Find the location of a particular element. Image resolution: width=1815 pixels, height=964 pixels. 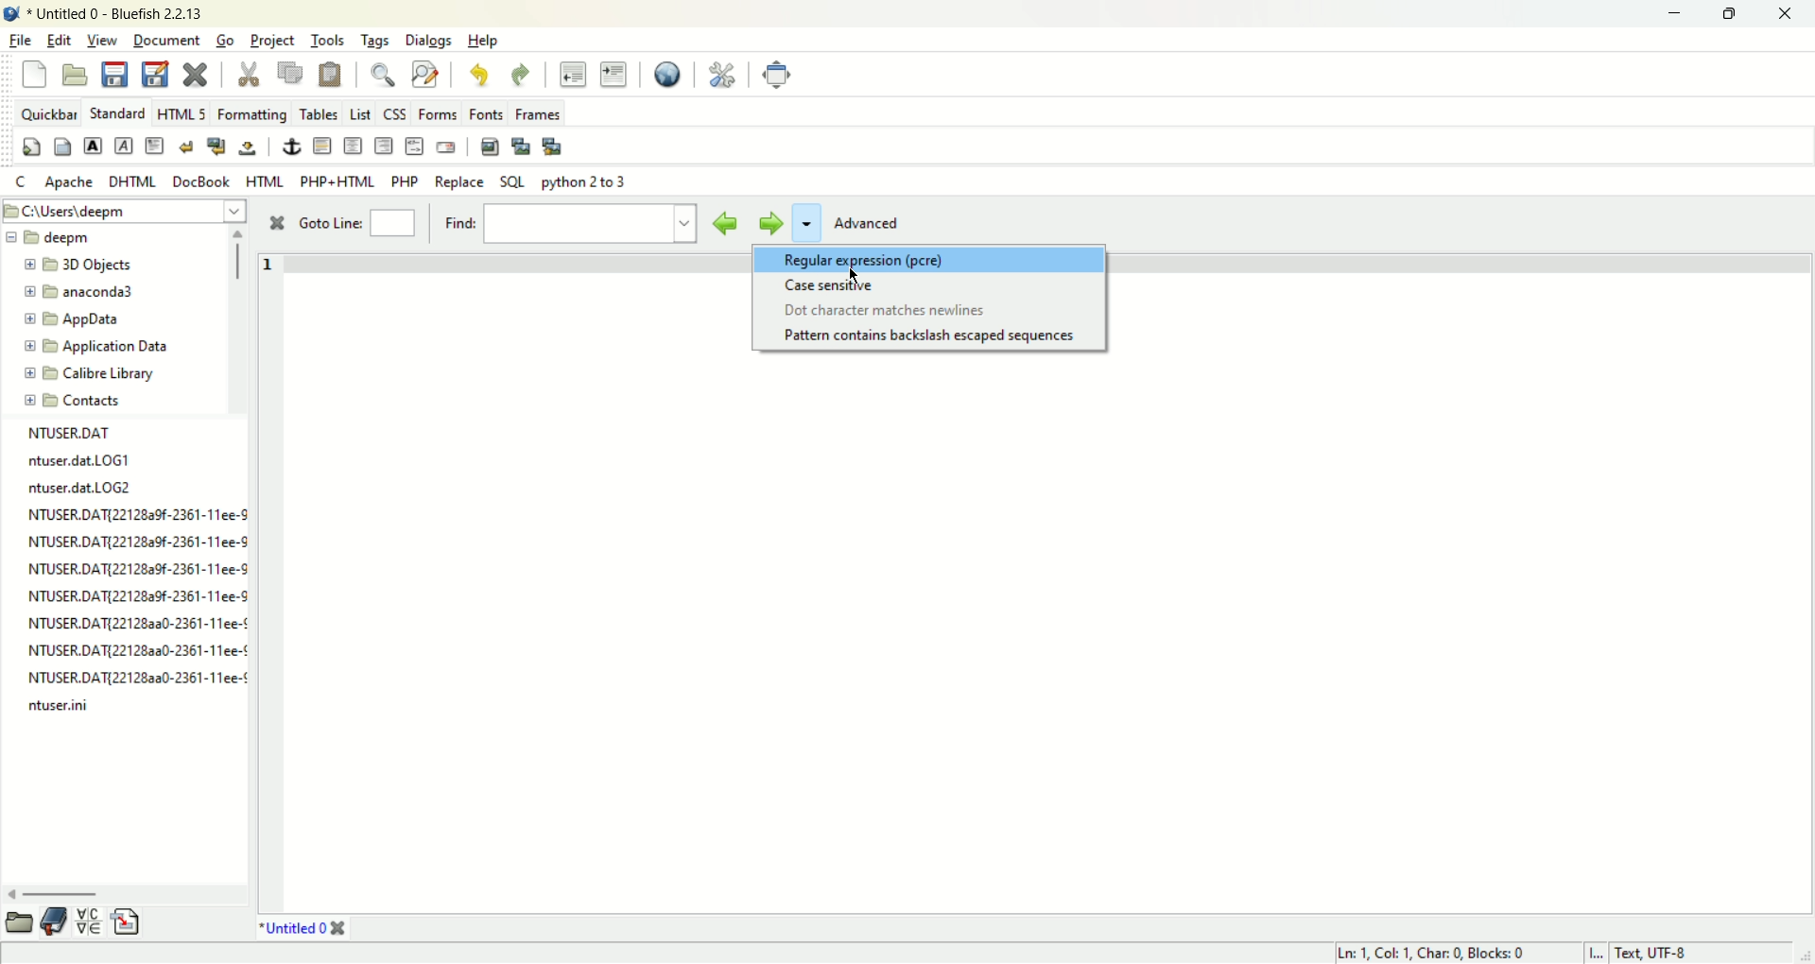

Untitled 0 - Bluefish 2.2.13 is located at coordinates (115, 15).